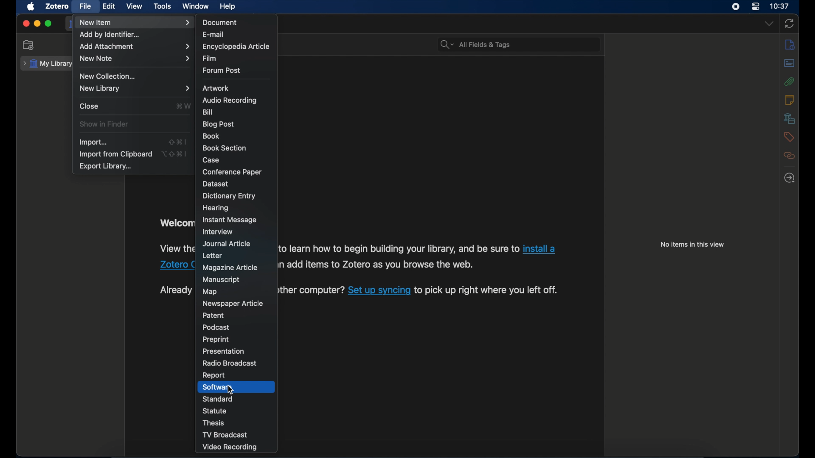 This screenshot has width=815, height=458. Describe the element at coordinates (110, 35) in the screenshot. I see `add by identifier` at that location.